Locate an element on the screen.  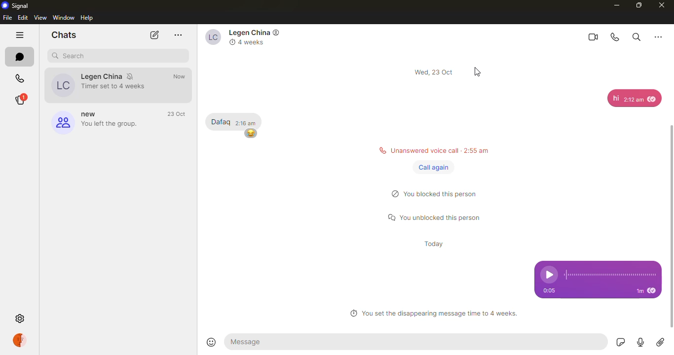
stories is located at coordinates (25, 100).